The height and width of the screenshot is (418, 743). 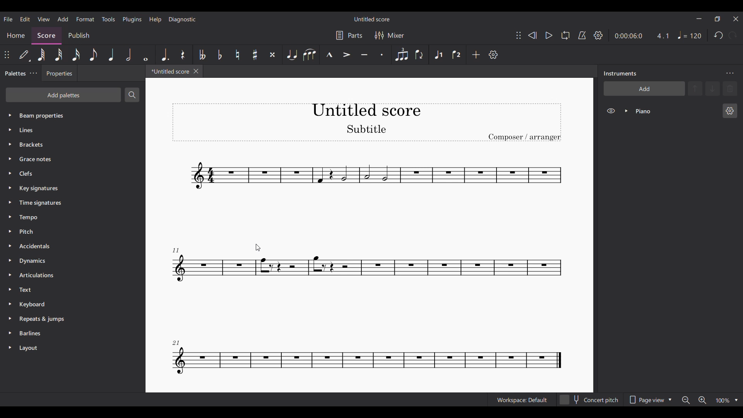 I want to click on Half note, so click(x=128, y=55).